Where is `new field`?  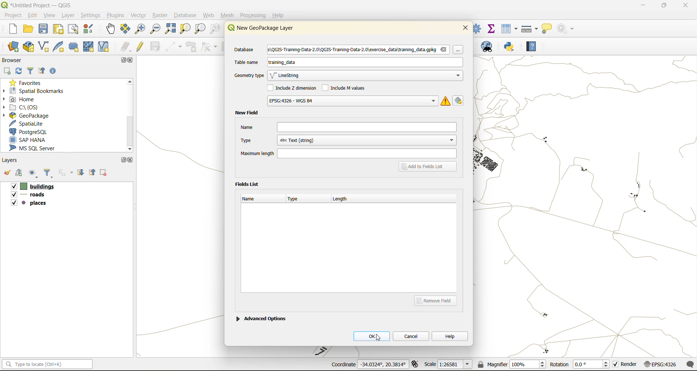 new field is located at coordinates (246, 113).